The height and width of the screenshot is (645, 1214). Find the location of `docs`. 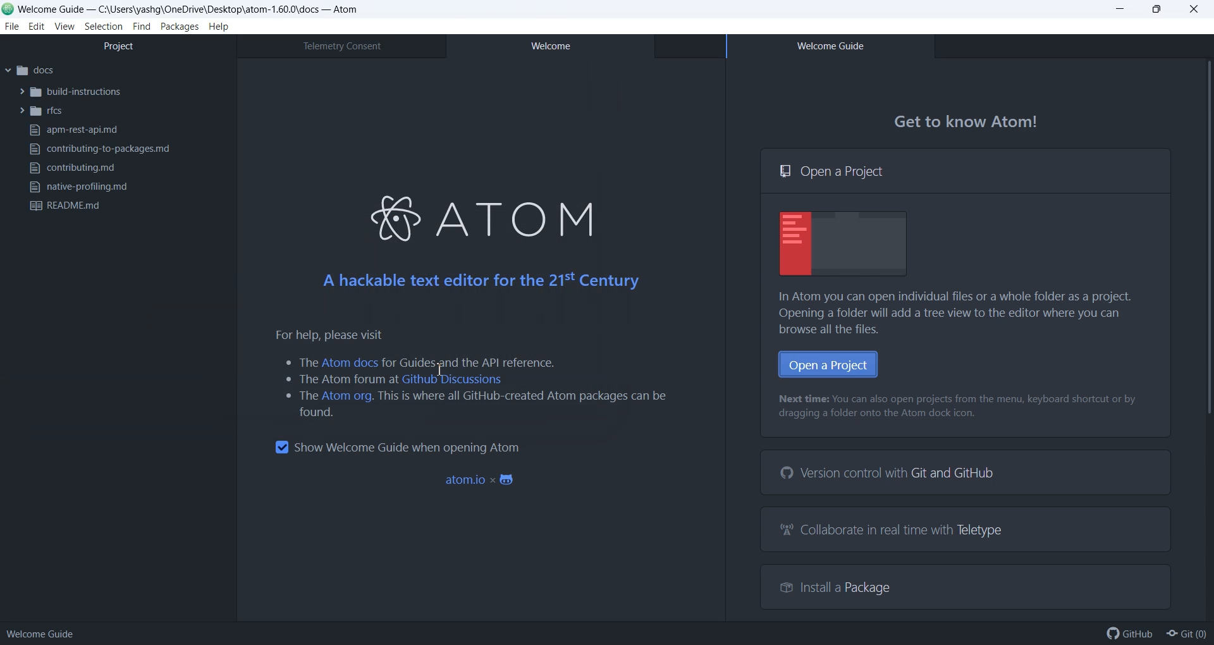

docs is located at coordinates (30, 71).